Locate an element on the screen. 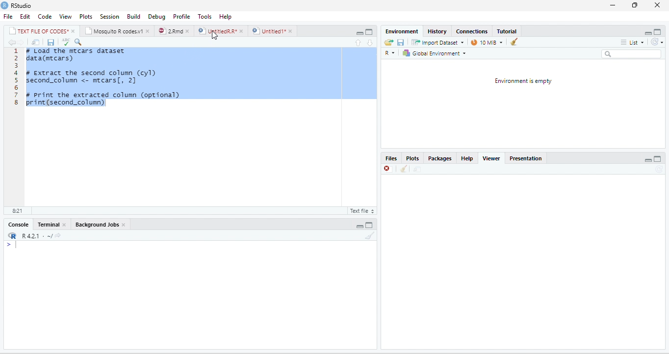 This screenshot has width=669, height=354. Viewer is located at coordinates (494, 158).